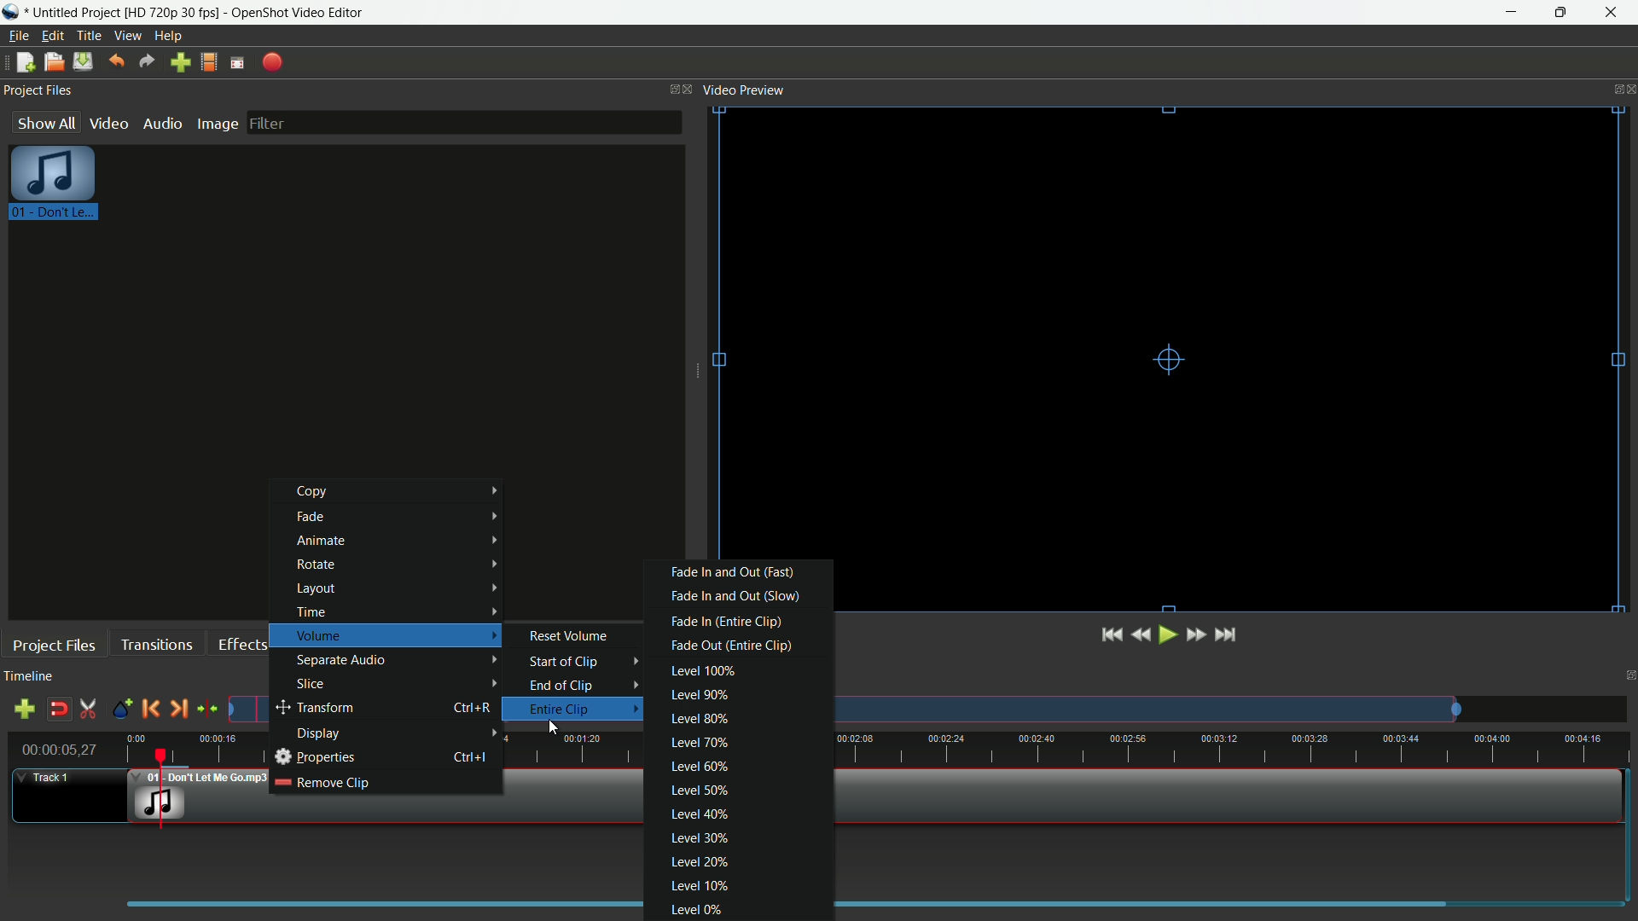 The width and height of the screenshot is (1638, 921). Describe the element at coordinates (298, 12) in the screenshot. I see `app name` at that location.